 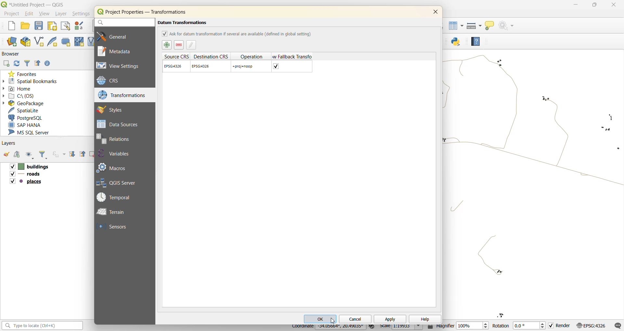 What do you see at coordinates (372, 327) in the screenshot?
I see `toggle extents` at bounding box center [372, 327].